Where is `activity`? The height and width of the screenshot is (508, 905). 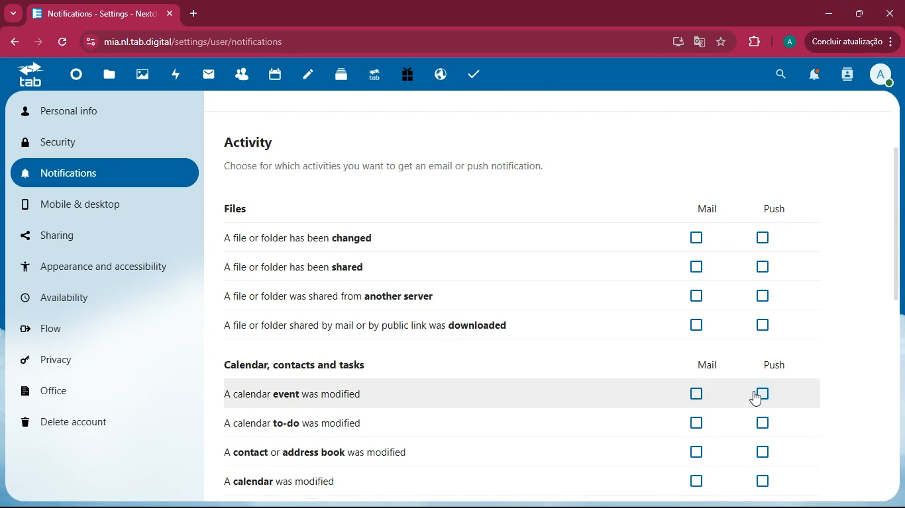
activity is located at coordinates (176, 78).